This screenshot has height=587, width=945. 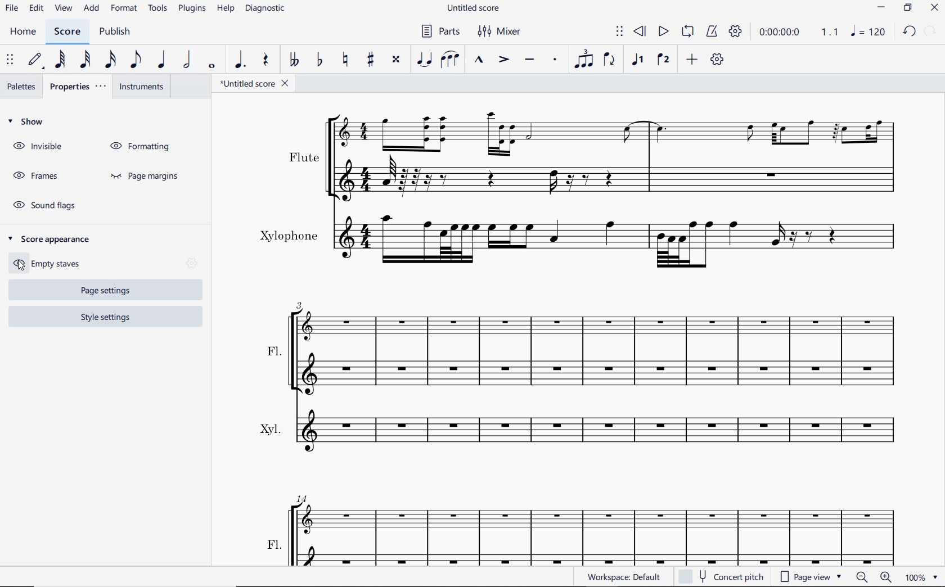 I want to click on ADD, so click(x=691, y=60).